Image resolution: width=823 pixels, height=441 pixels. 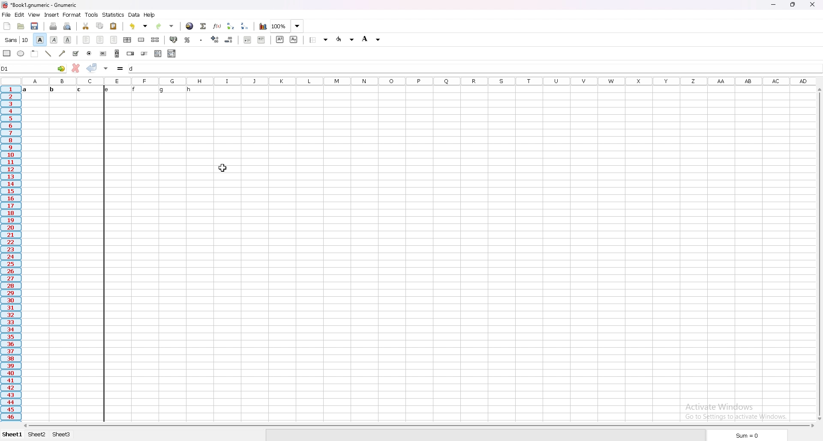 I want to click on insert, so click(x=52, y=15).